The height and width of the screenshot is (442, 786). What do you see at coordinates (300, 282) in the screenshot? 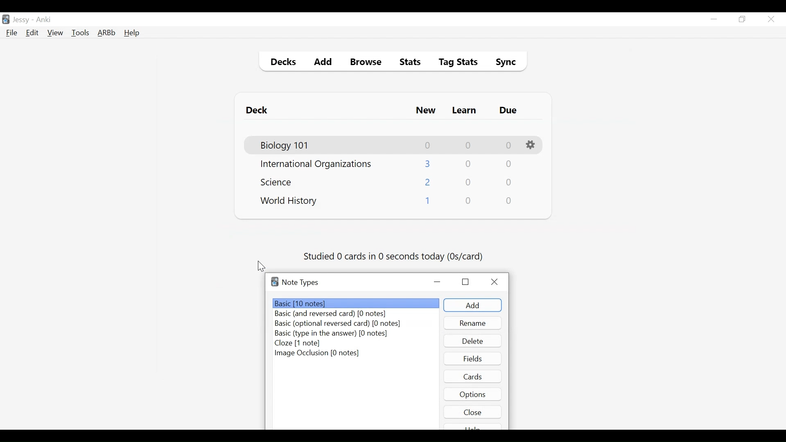
I see `Note Types` at bounding box center [300, 282].